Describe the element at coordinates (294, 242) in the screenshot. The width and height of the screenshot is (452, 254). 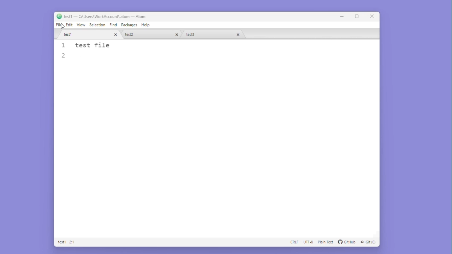
I see `CRLF` at that location.